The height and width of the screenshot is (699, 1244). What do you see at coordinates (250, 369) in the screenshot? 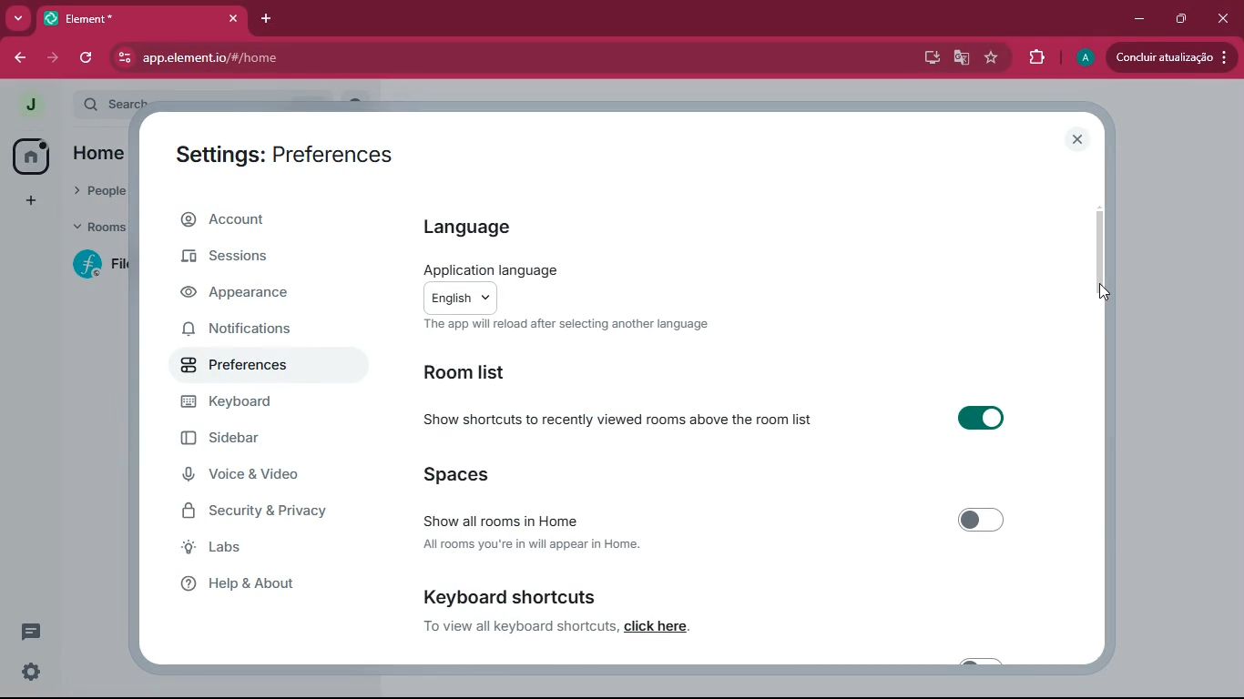
I see `preferences` at bounding box center [250, 369].